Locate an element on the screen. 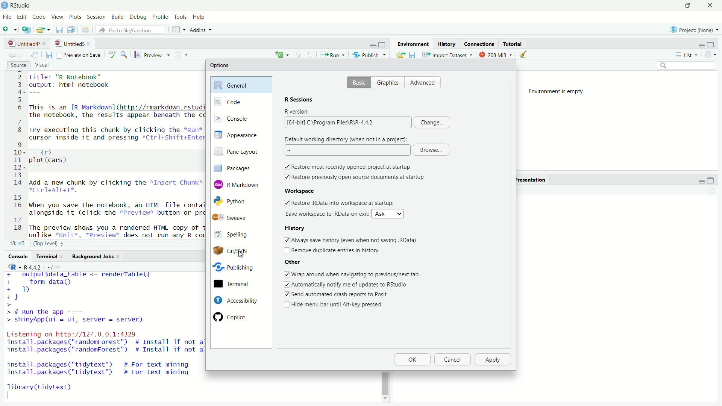 This screenshot has width=722, height=406. Source is located at coordinates (19, 65).